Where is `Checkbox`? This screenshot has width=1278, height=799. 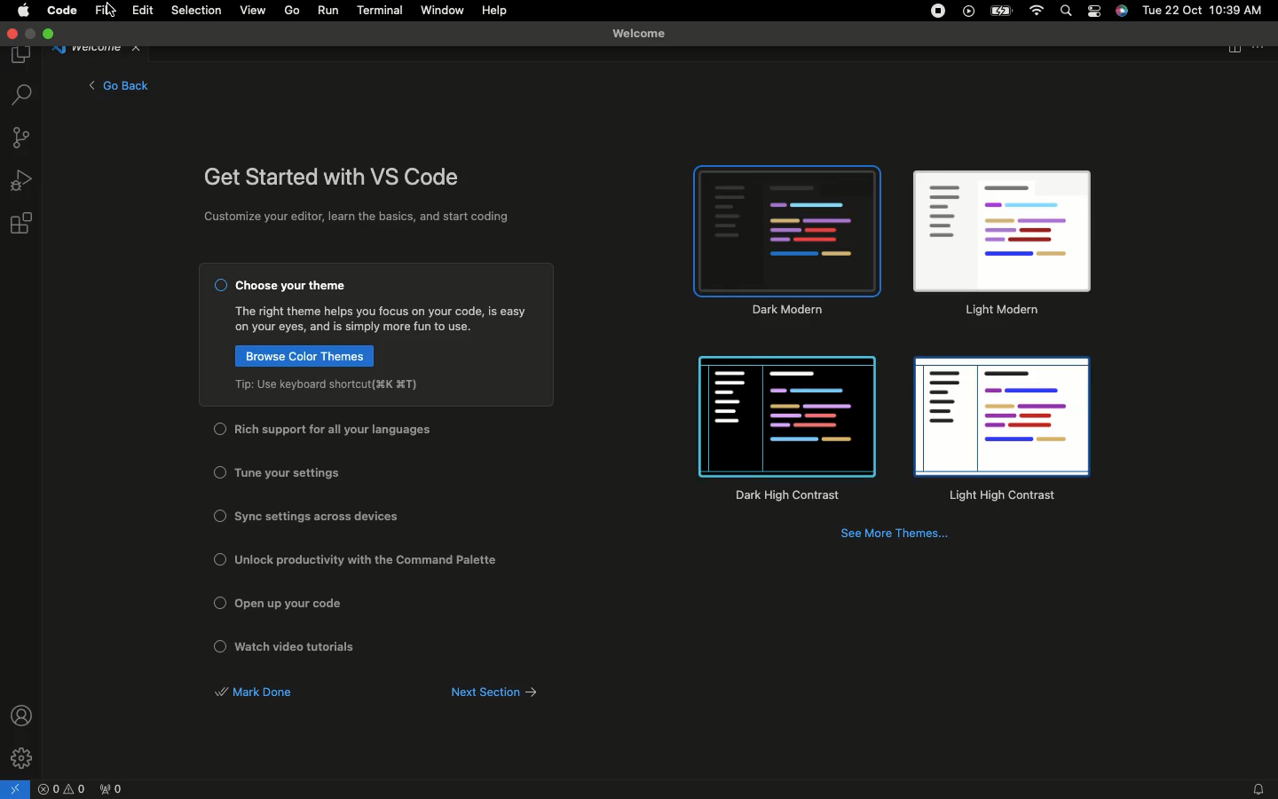
Checkbox is located at coordinates (217, 515).